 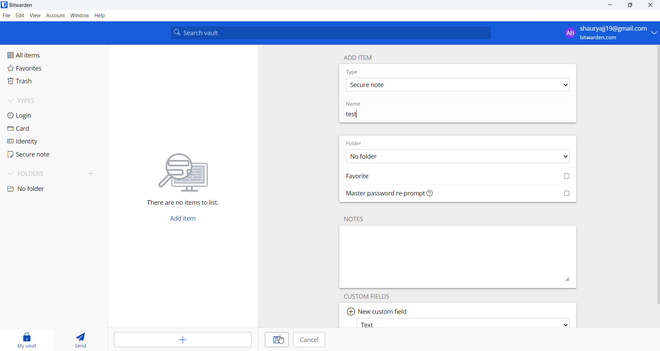 I want to click on secure note , so click(x=456, y=85).